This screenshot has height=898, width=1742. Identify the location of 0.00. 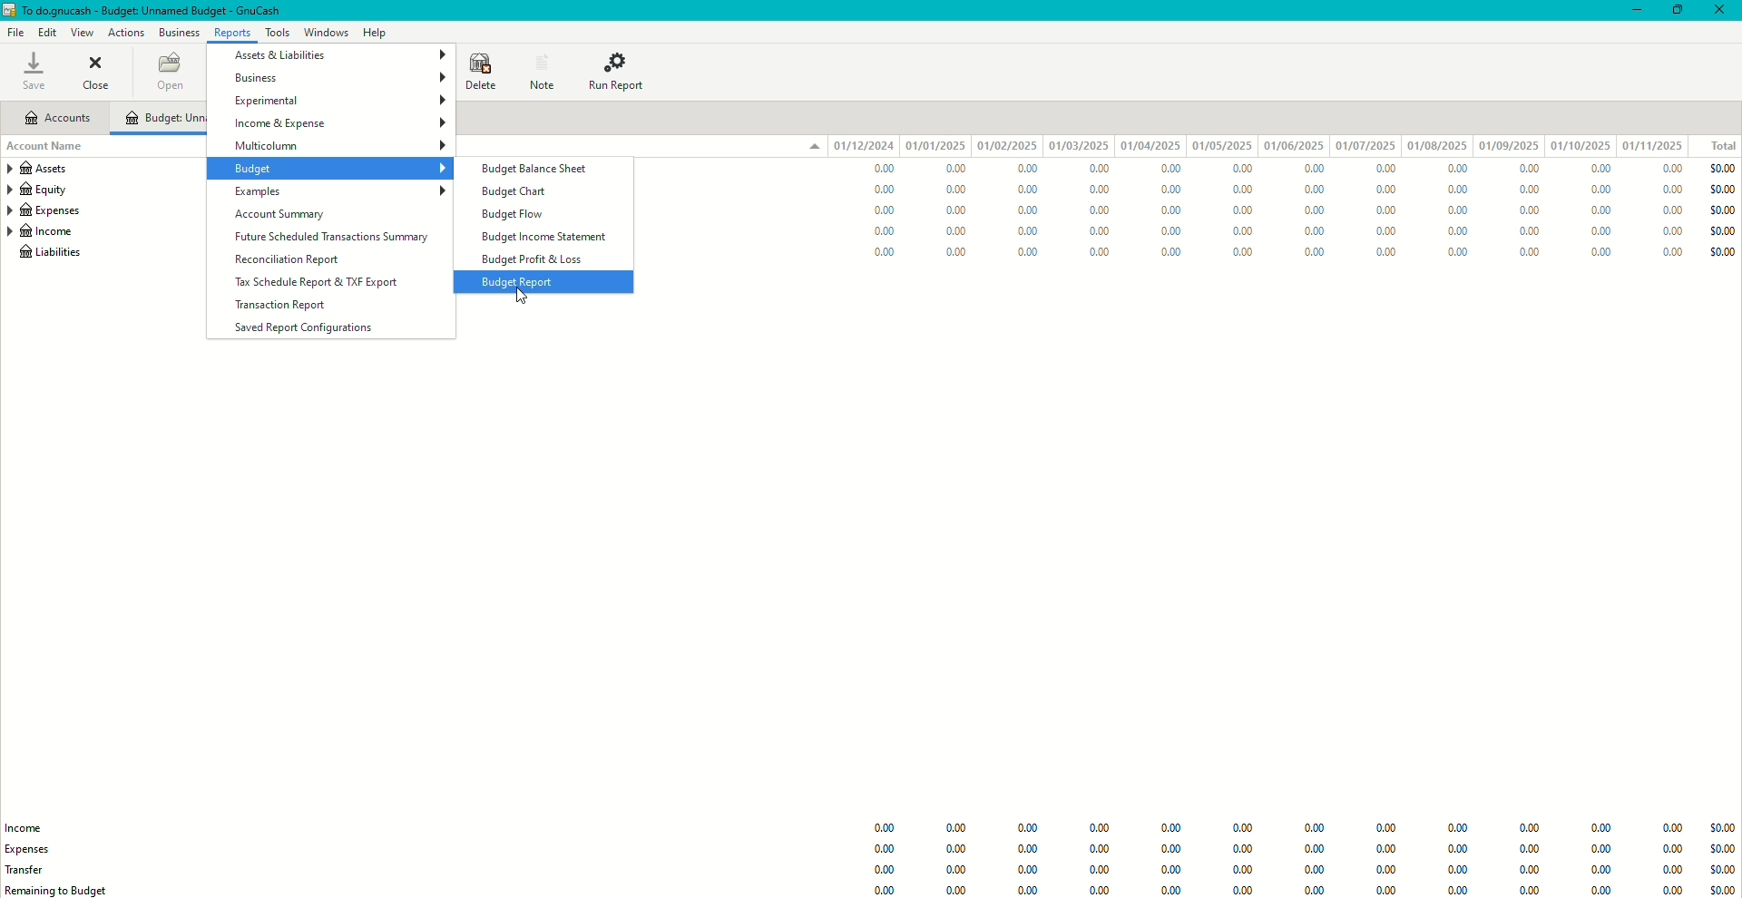
(1245, 851).